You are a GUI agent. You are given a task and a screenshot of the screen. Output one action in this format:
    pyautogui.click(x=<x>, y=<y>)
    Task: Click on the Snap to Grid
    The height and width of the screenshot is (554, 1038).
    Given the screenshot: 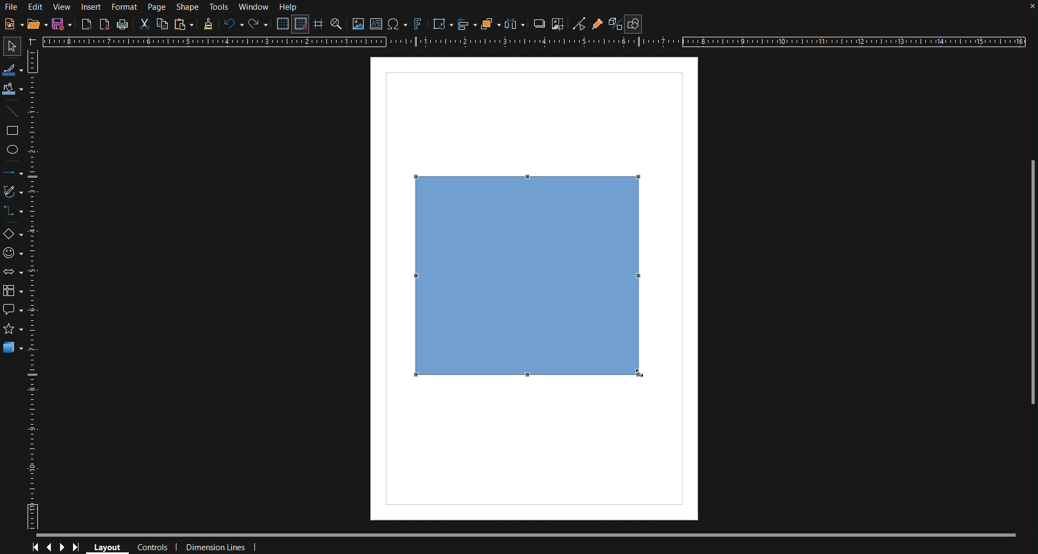 What is the action you would take?
    pyautogui.click(x=300, y=24)
    